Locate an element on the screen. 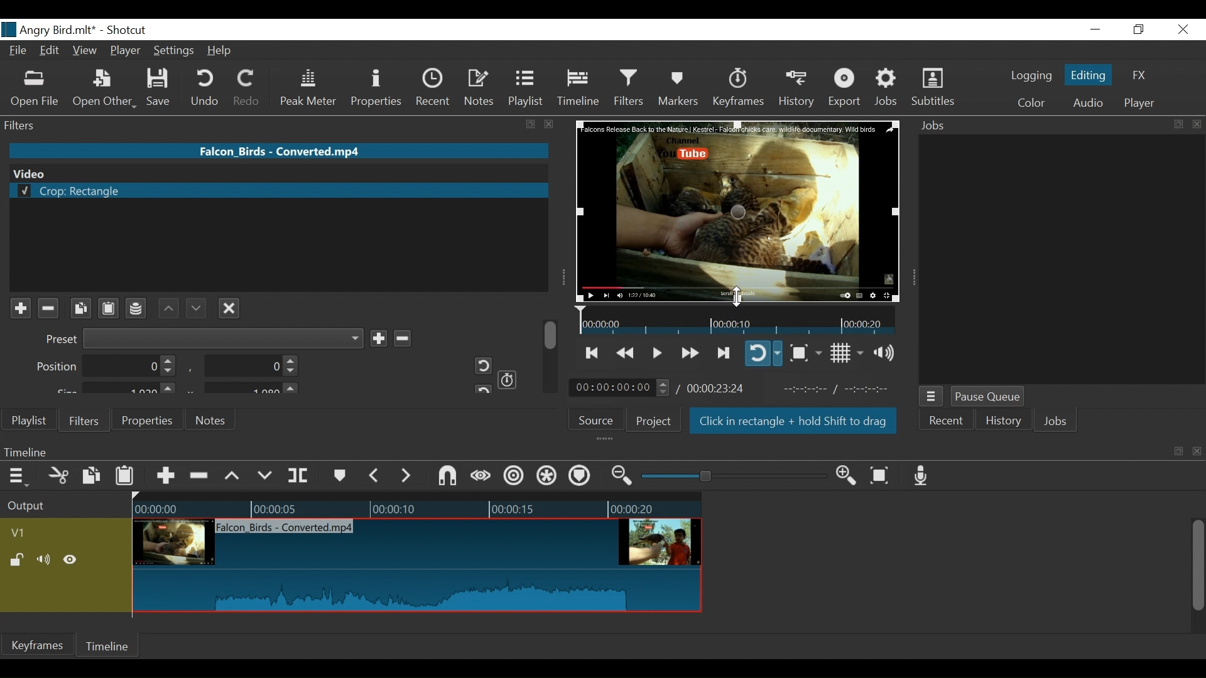 The width and height of the screenshot is (1206, 678). 0 is located at coordinates (248, 368).